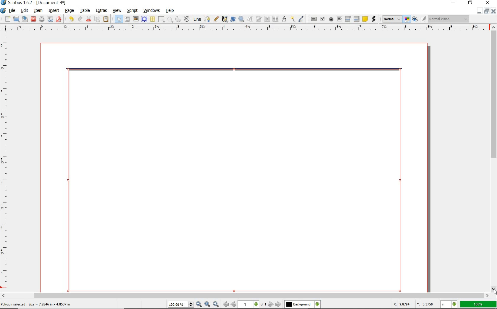  I want to click on pdf push button, so click(313, 19).